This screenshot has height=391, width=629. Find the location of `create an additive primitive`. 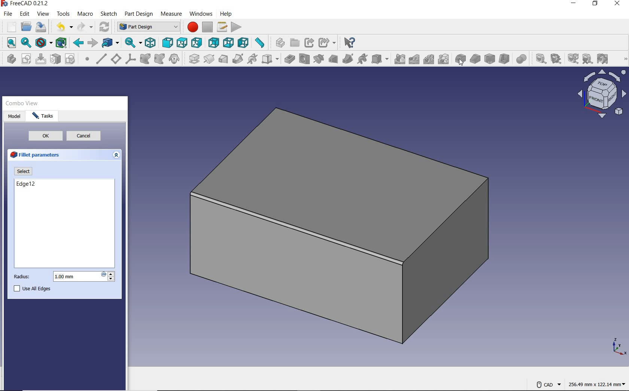

create an additive primitive is located at coordinates (270, 60).